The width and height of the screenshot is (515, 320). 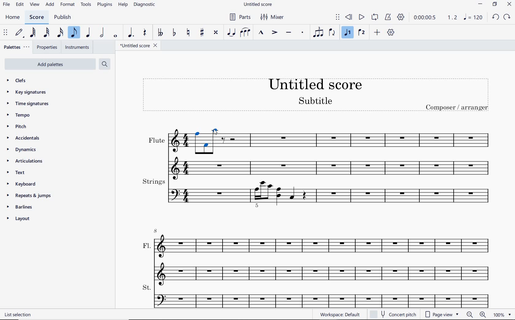 I want to click on TOGGLE DOUBLE-SHARP, so click(x=216, y=32).